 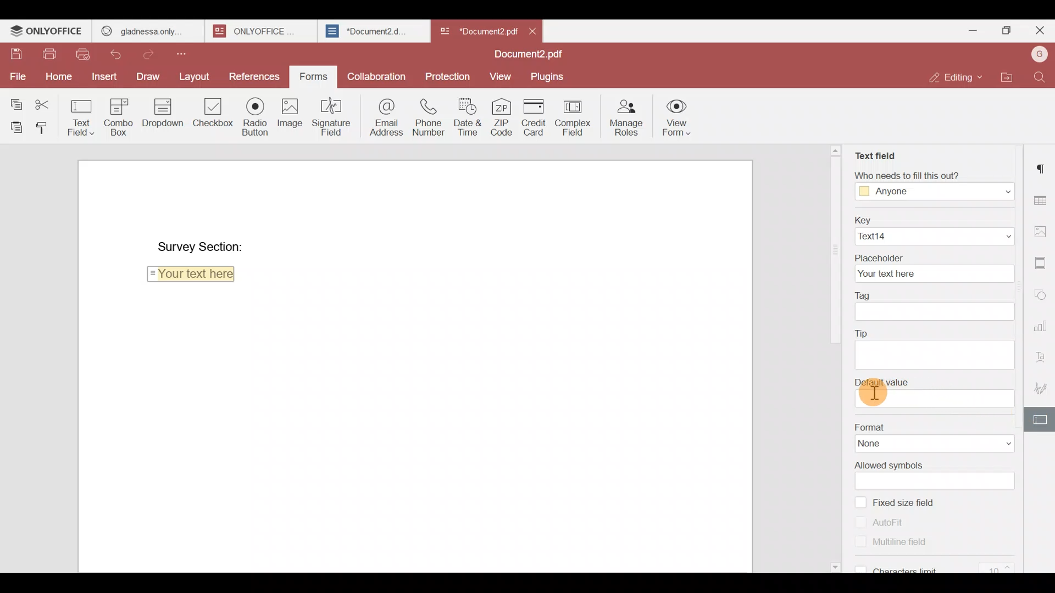 I want to click on Close, so click(x=533, y=30).